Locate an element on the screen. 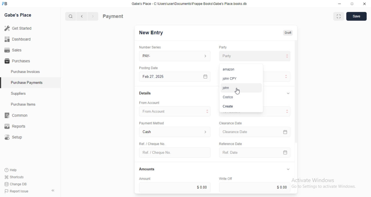  Ref. / Cheque No. is located at coordinates (174, 153).